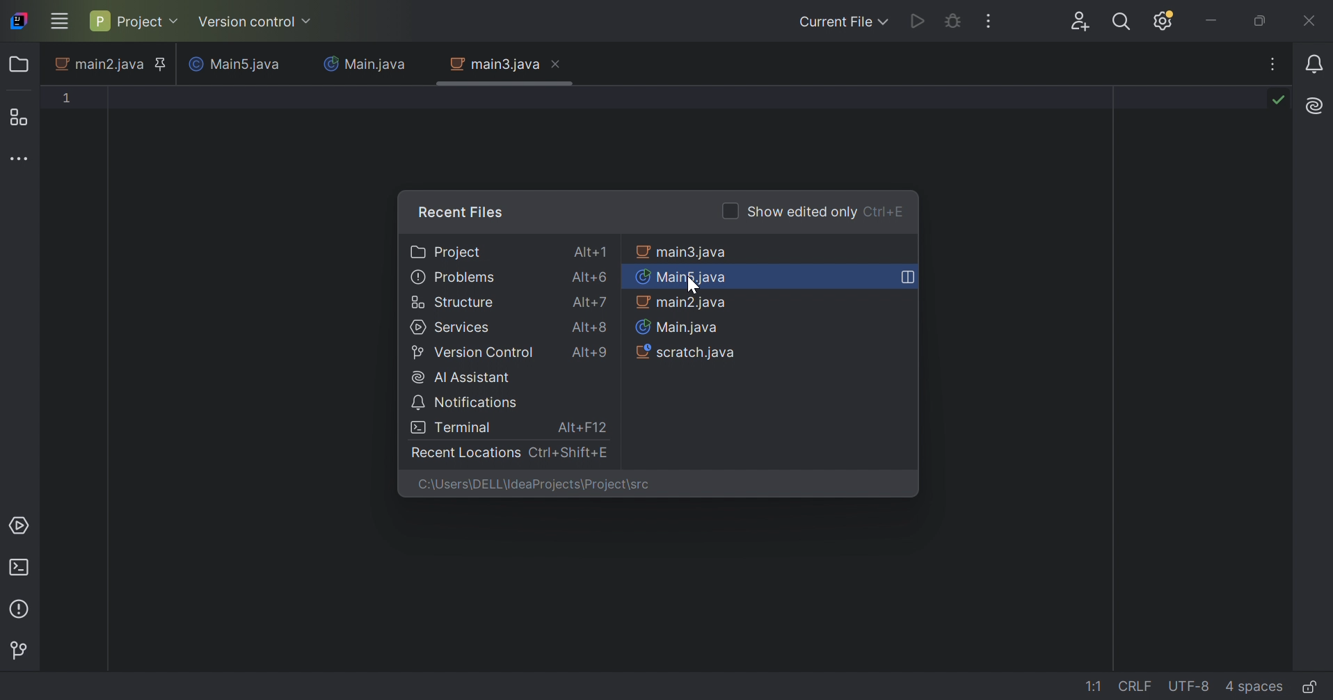  I want to click on main3.java, so click(682, 251).